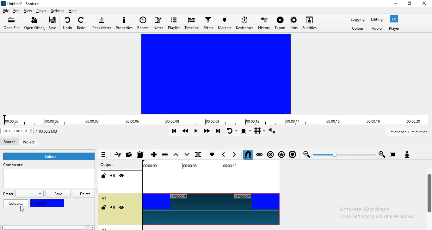 This screenshot has height=230, width=432. Describe the element at coordinates (59, 194) in the screenshot. I see `save` at that location.